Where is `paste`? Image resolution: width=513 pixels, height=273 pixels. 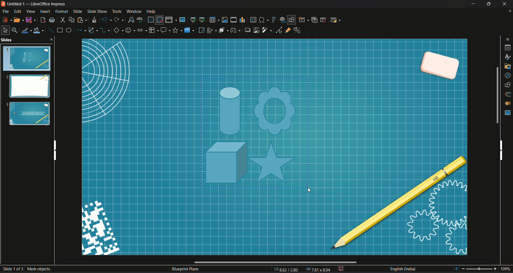
paste is located at coordinates (81, 20).